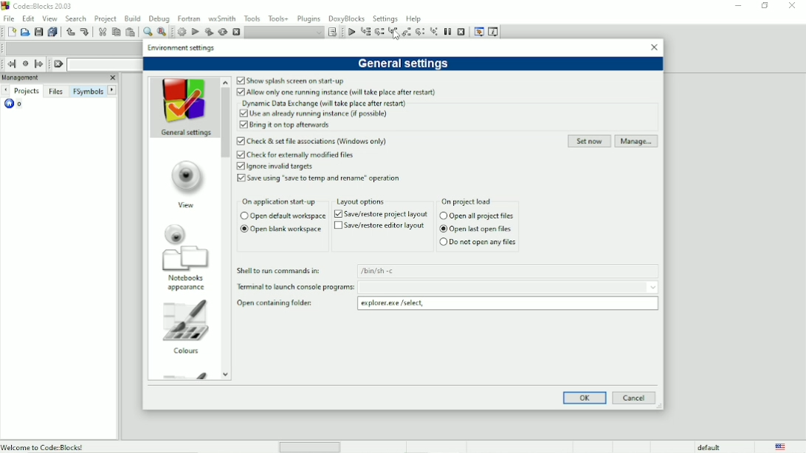  Describe the element at coordinates (280, 202) in the screenshot. I see `On application start-up` at that location.